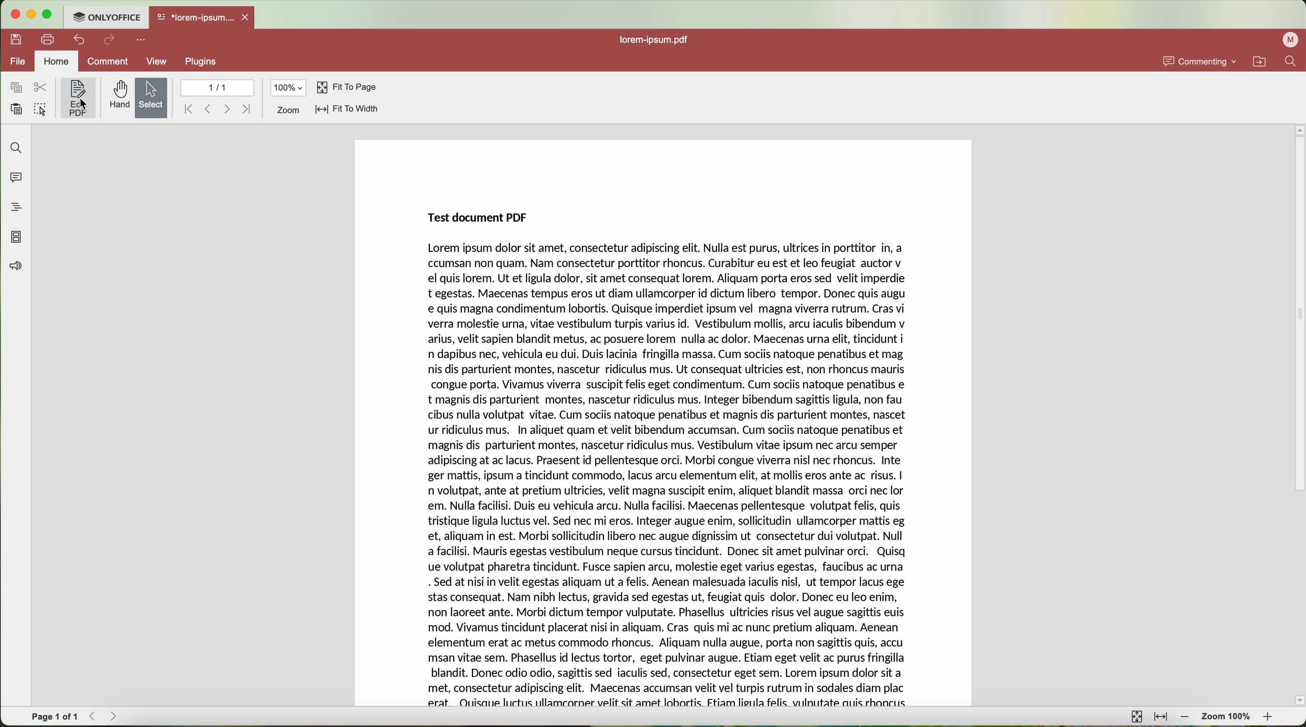  What do you see at coordinates (14, 39) in the screenshot?
I see `save` at bounding box center [14, 39].